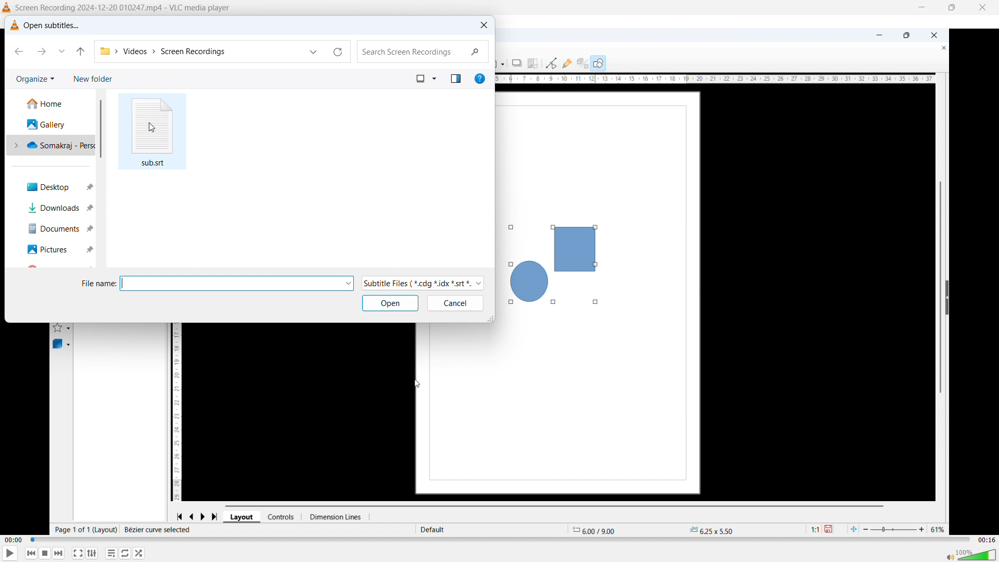 This screenshot has height=562, width=999. I want to click on Previous locations , so click(61, 51).